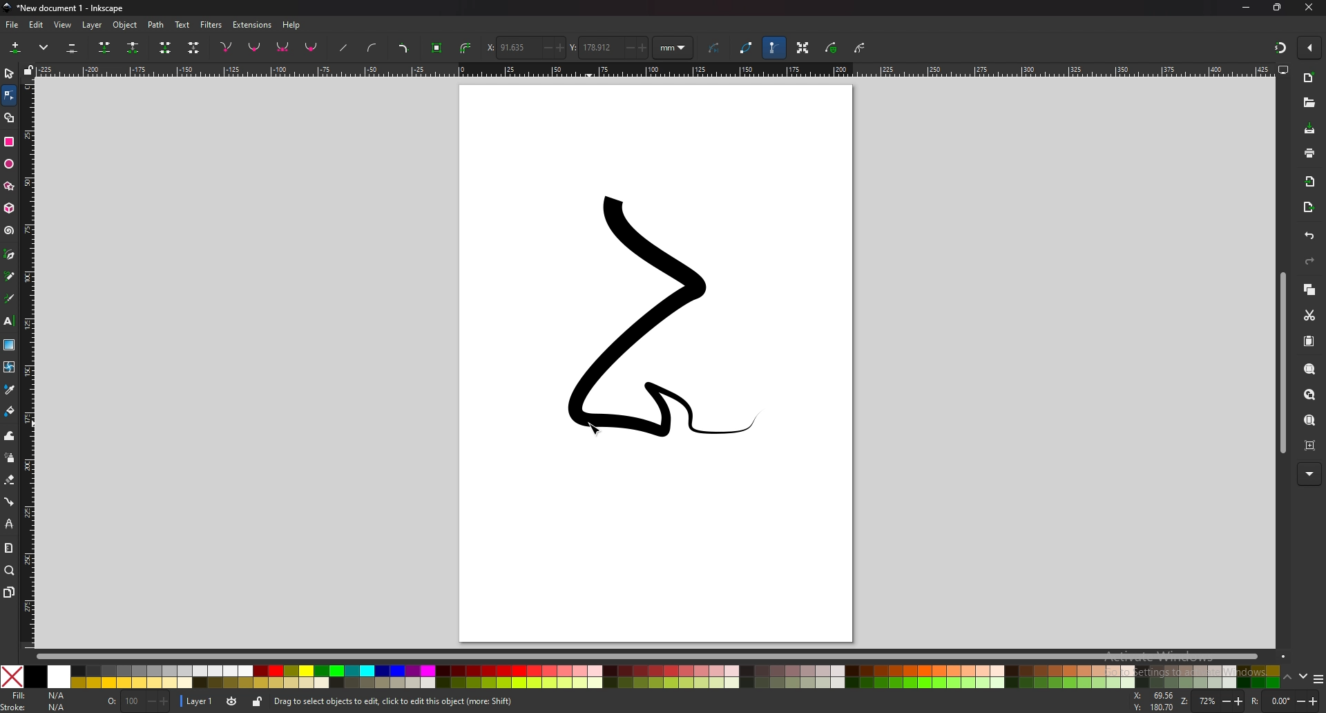 This screenshot has width=1326, height=713. What do you see at coordinates (105, 48) in the screenshot?
I see `join selected nodes` at bounding box center [105, 48].